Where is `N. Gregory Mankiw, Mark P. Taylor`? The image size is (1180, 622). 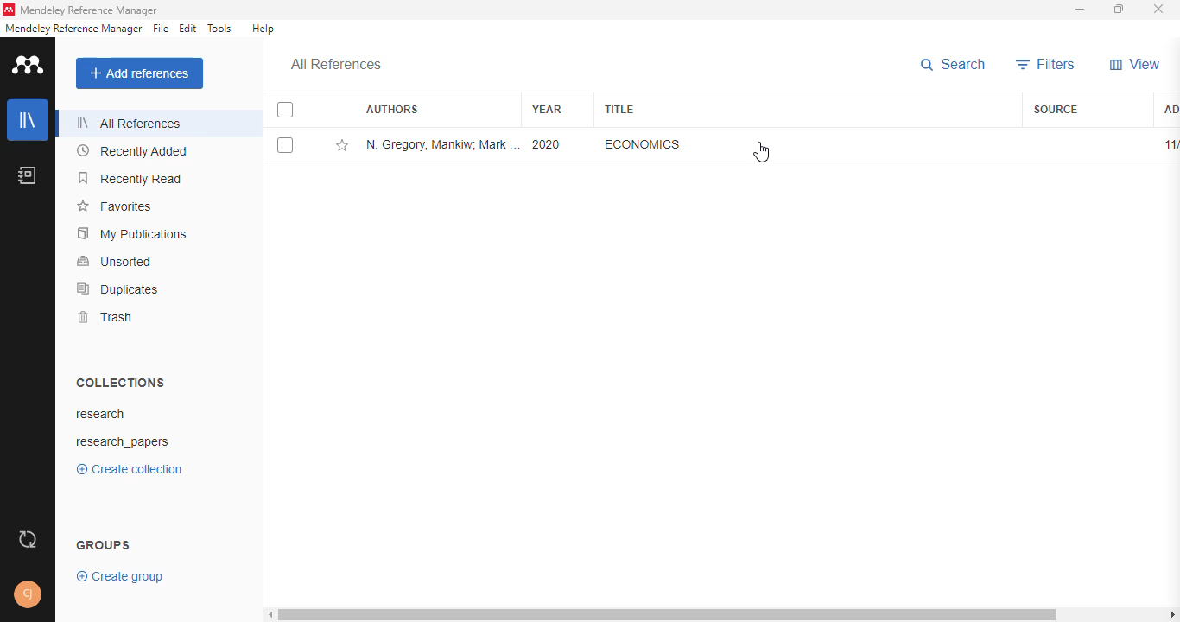 N. Gregory Mankiw, Mark P. Taylor is located at coordinates (443, 143).